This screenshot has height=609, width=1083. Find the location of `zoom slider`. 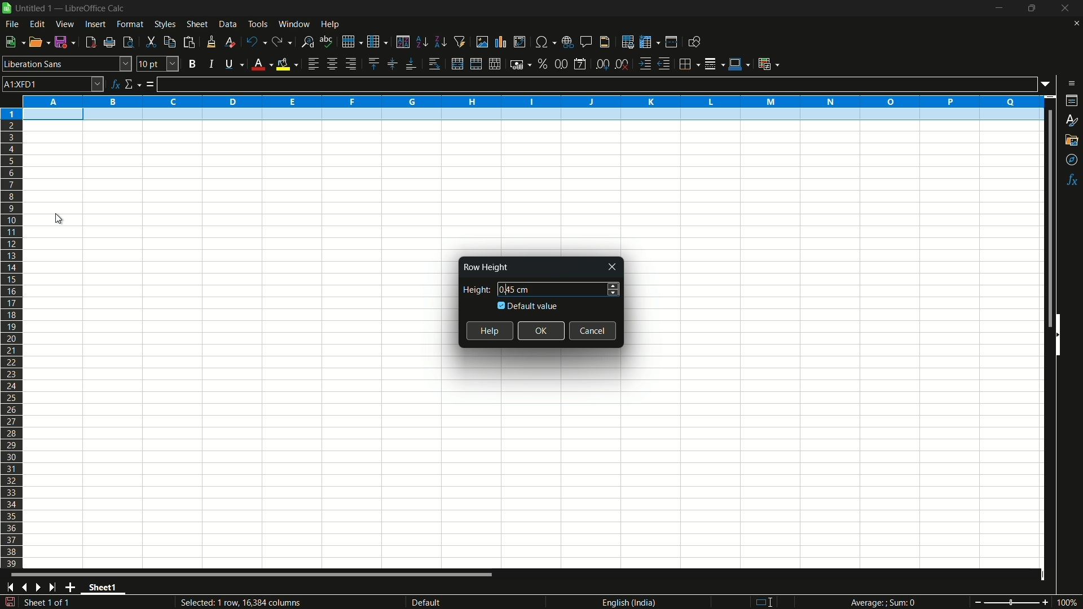

zoom slider is located at coordinates (1011, 602).